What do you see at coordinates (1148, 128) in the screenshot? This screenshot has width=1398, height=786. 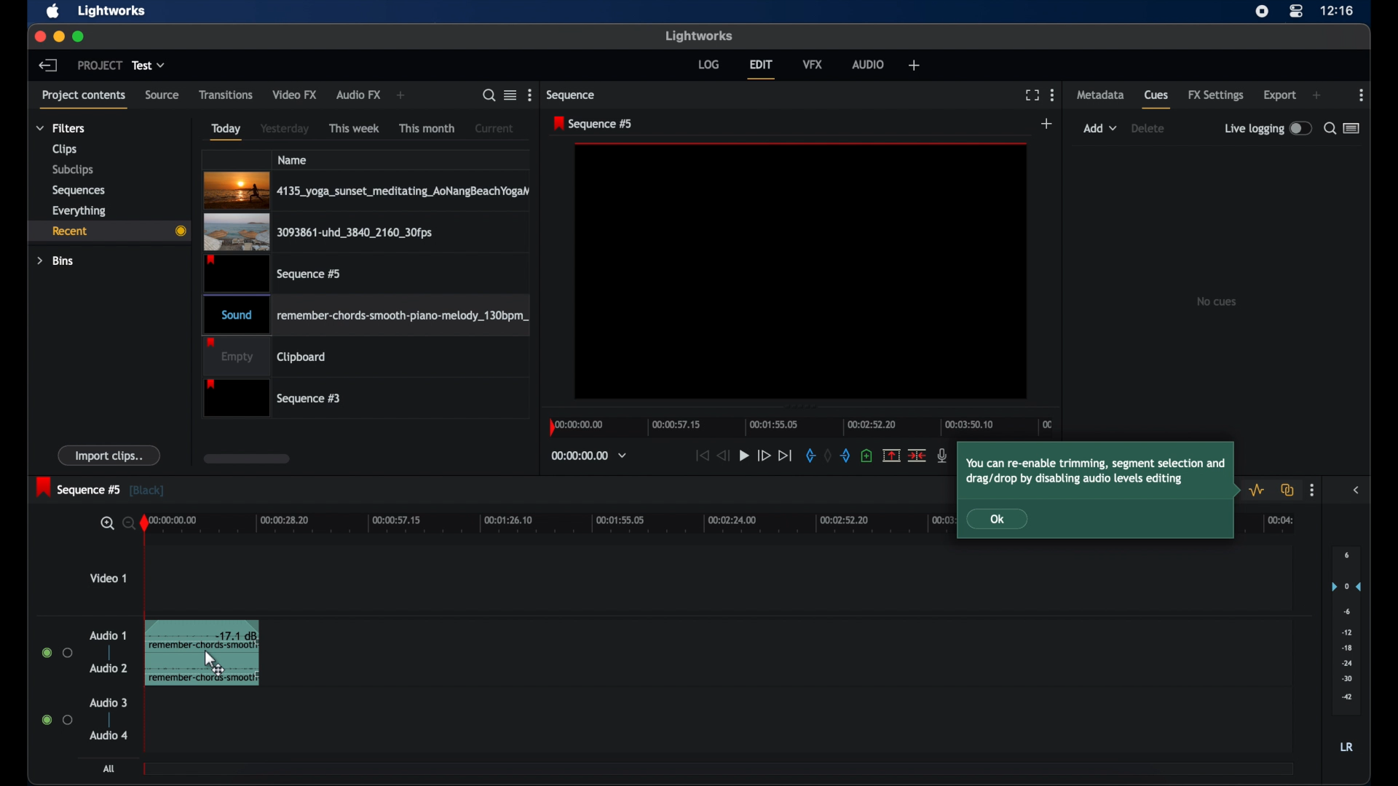 I see `delete` at bounding box center [1148, 128].